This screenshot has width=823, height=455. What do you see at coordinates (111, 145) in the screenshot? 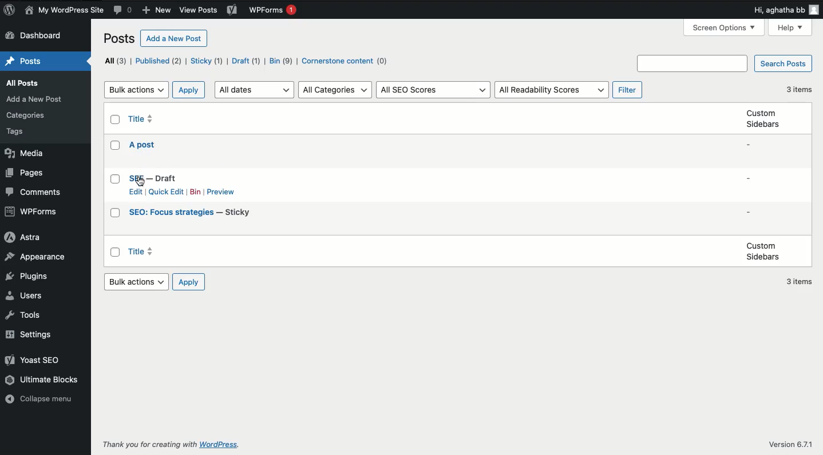
I see `Checkbox` at bounding box center [111, 145].